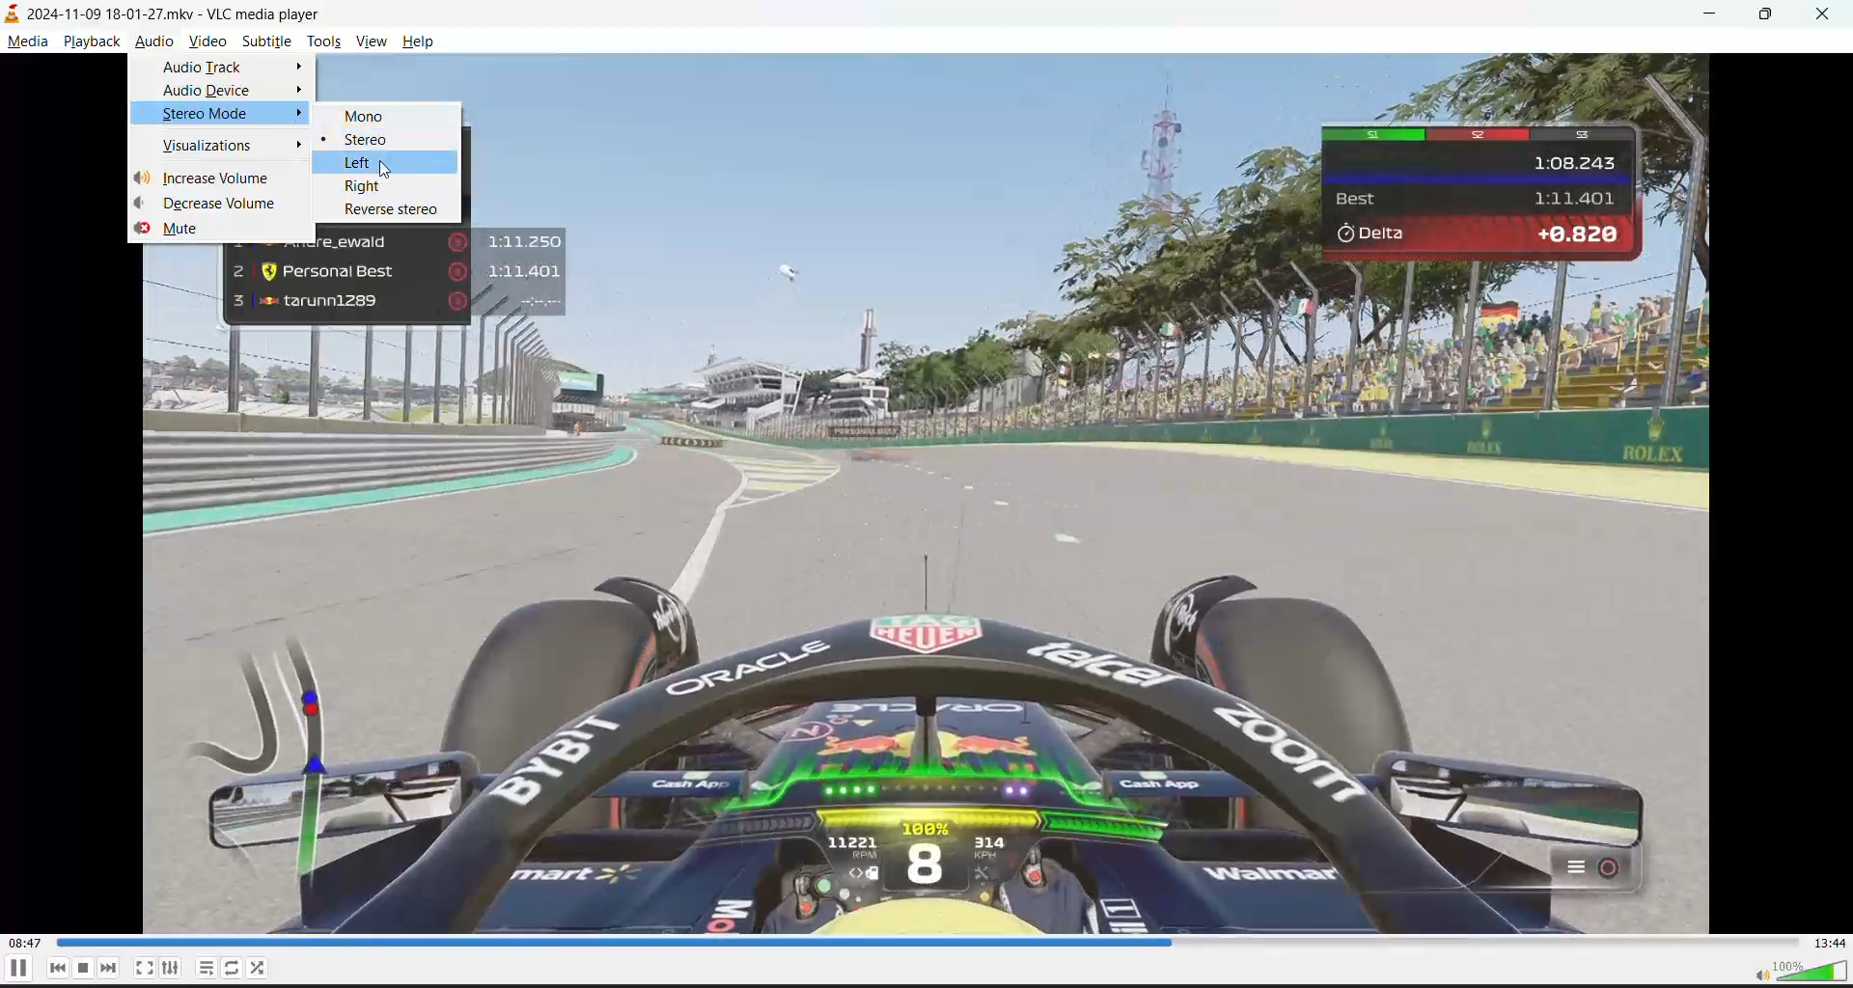  What do you see at coordinates (29, 41) in the screenshot?
I see `media` at bounding box center [29, 41].